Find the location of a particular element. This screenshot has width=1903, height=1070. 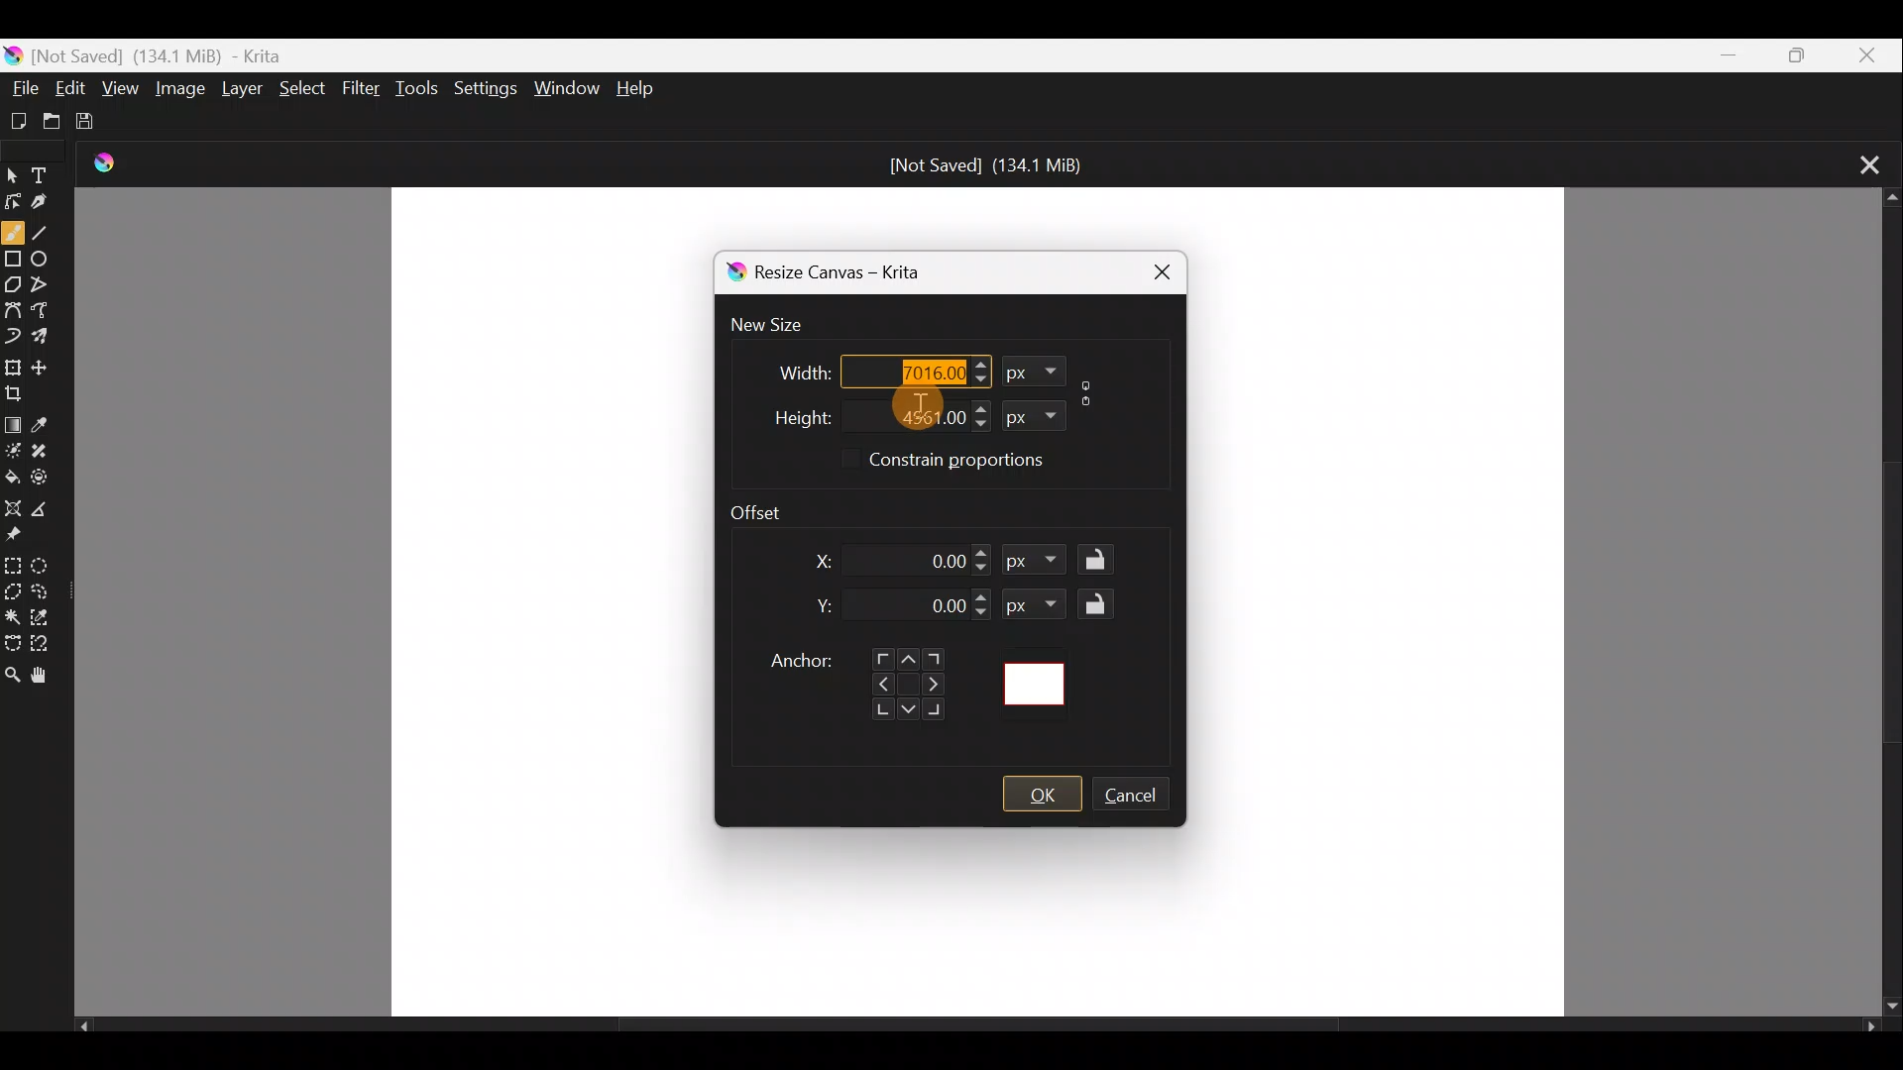

Image is located at coordinates (178, 91).